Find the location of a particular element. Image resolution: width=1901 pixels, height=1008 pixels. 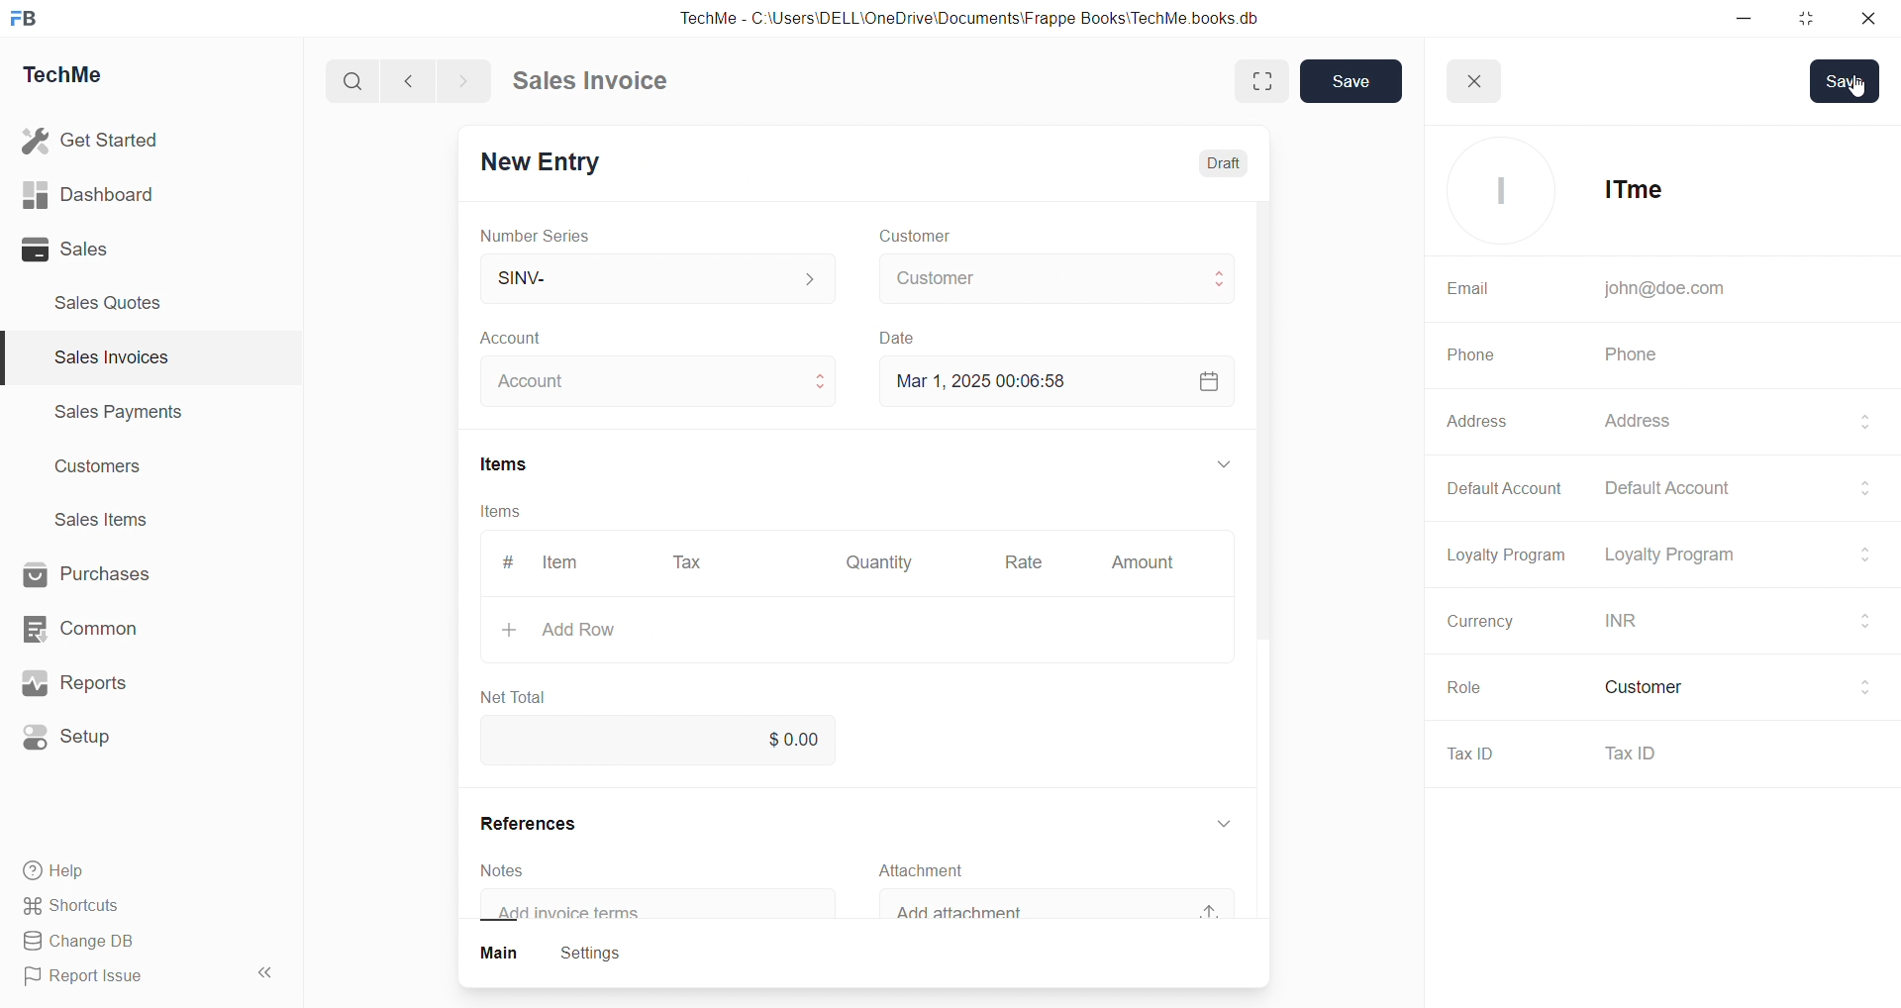

@ Setup is located at coordinates (78, 745).